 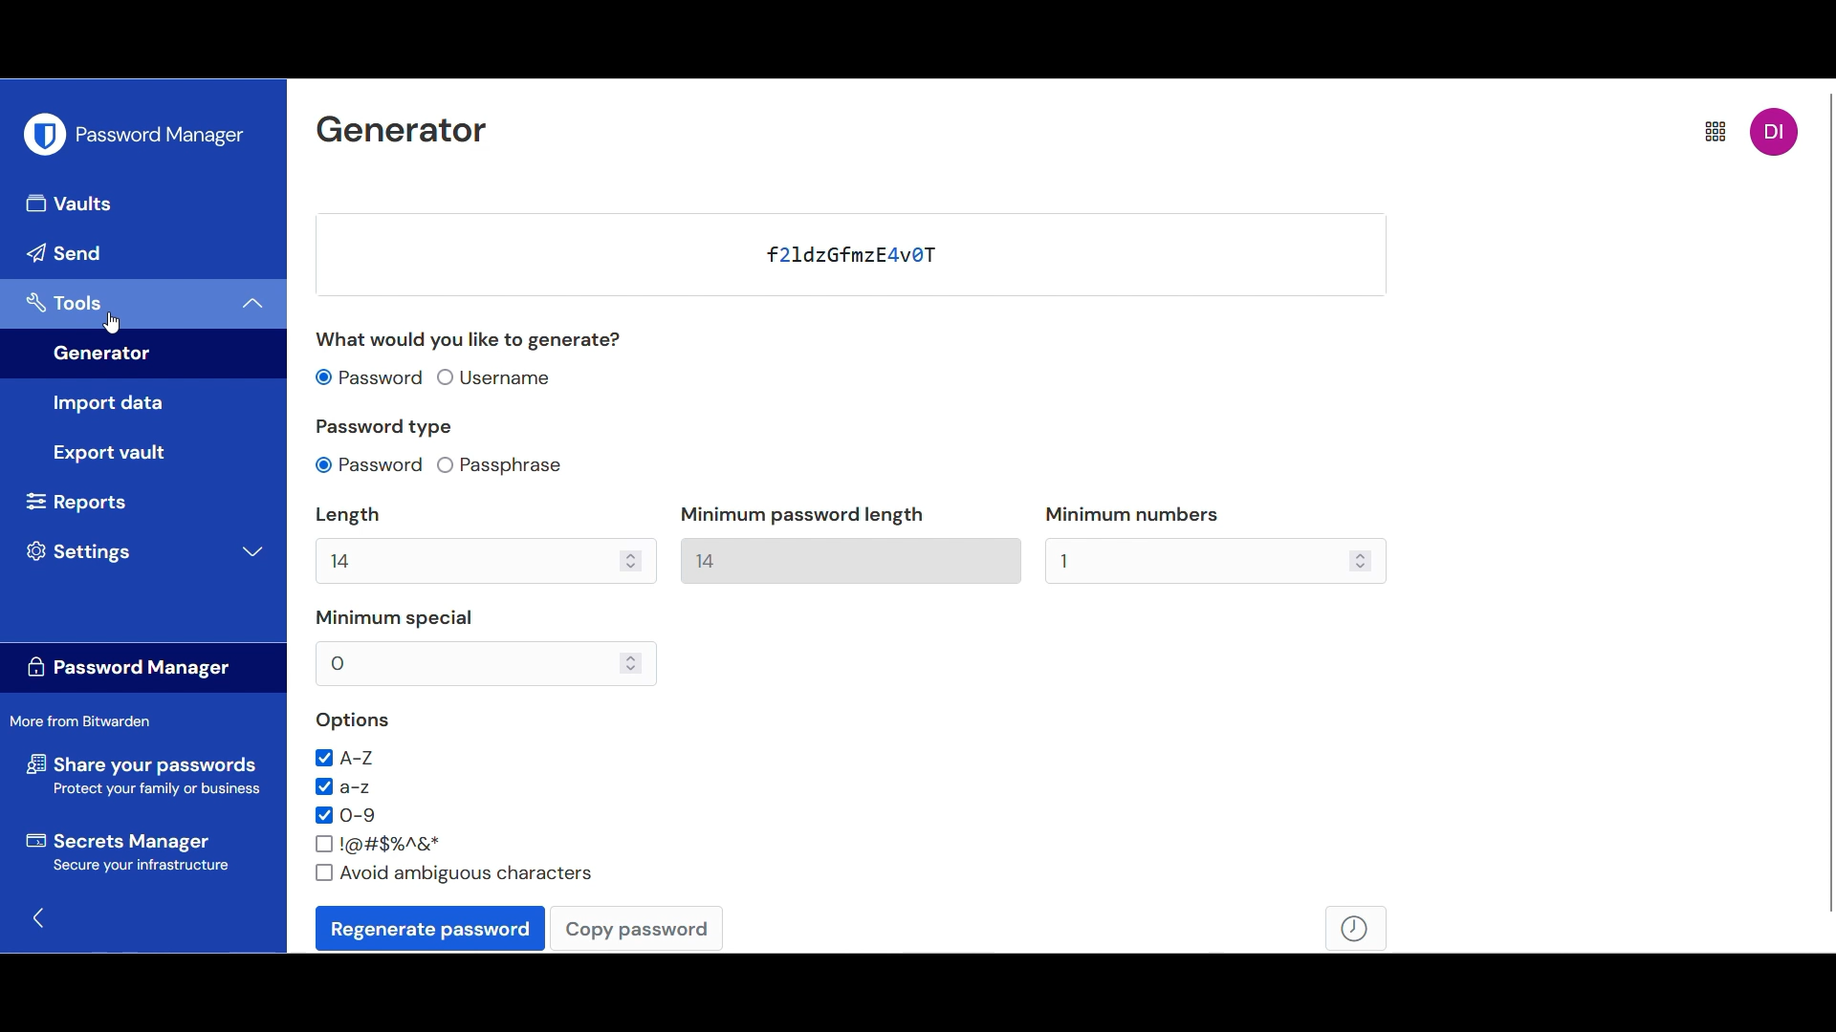 I want to click on Send, so click(x=145, y=255).